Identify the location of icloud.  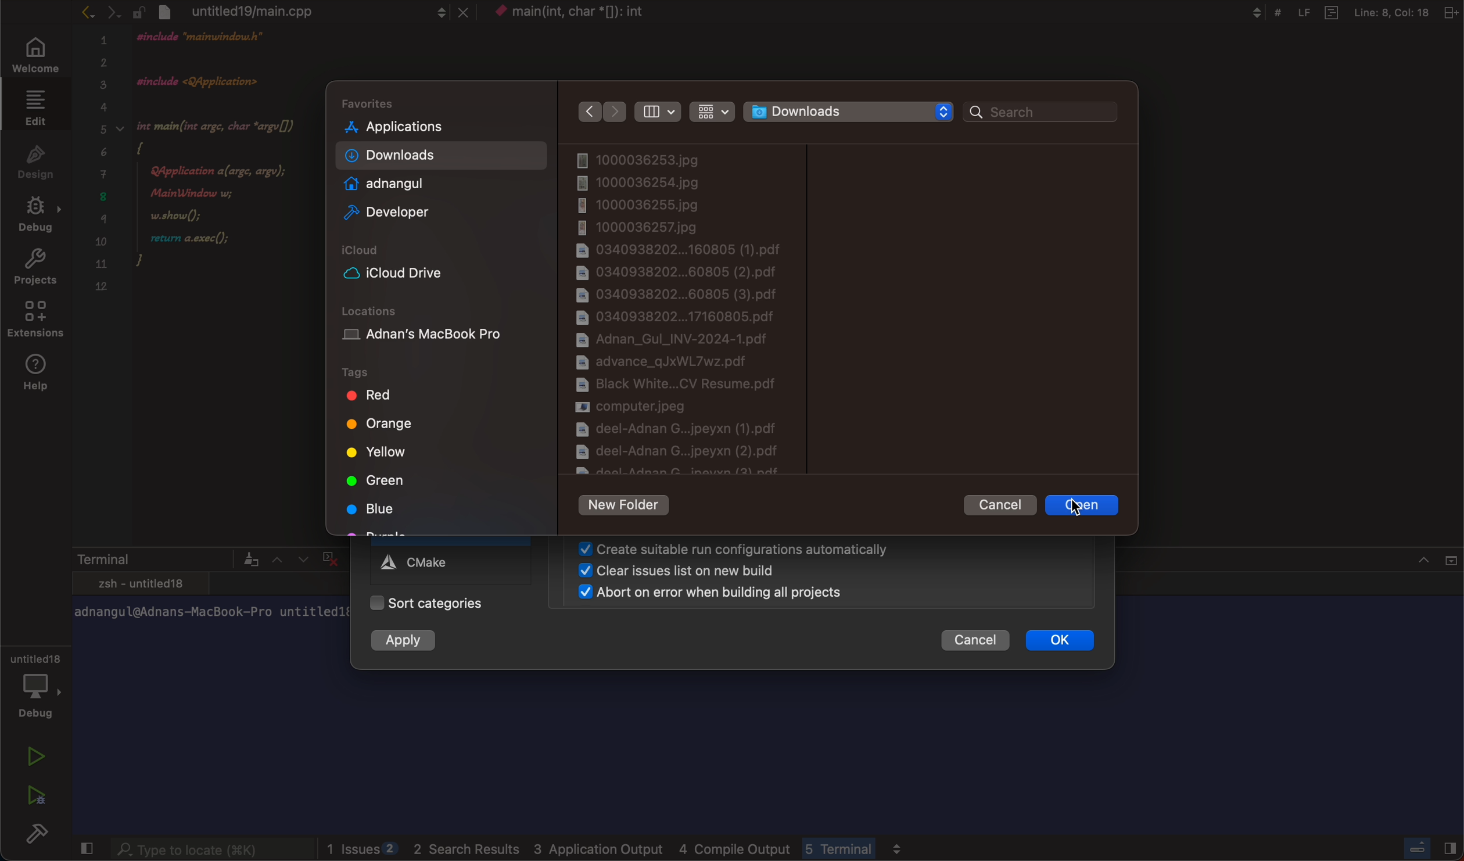
(444, 269).